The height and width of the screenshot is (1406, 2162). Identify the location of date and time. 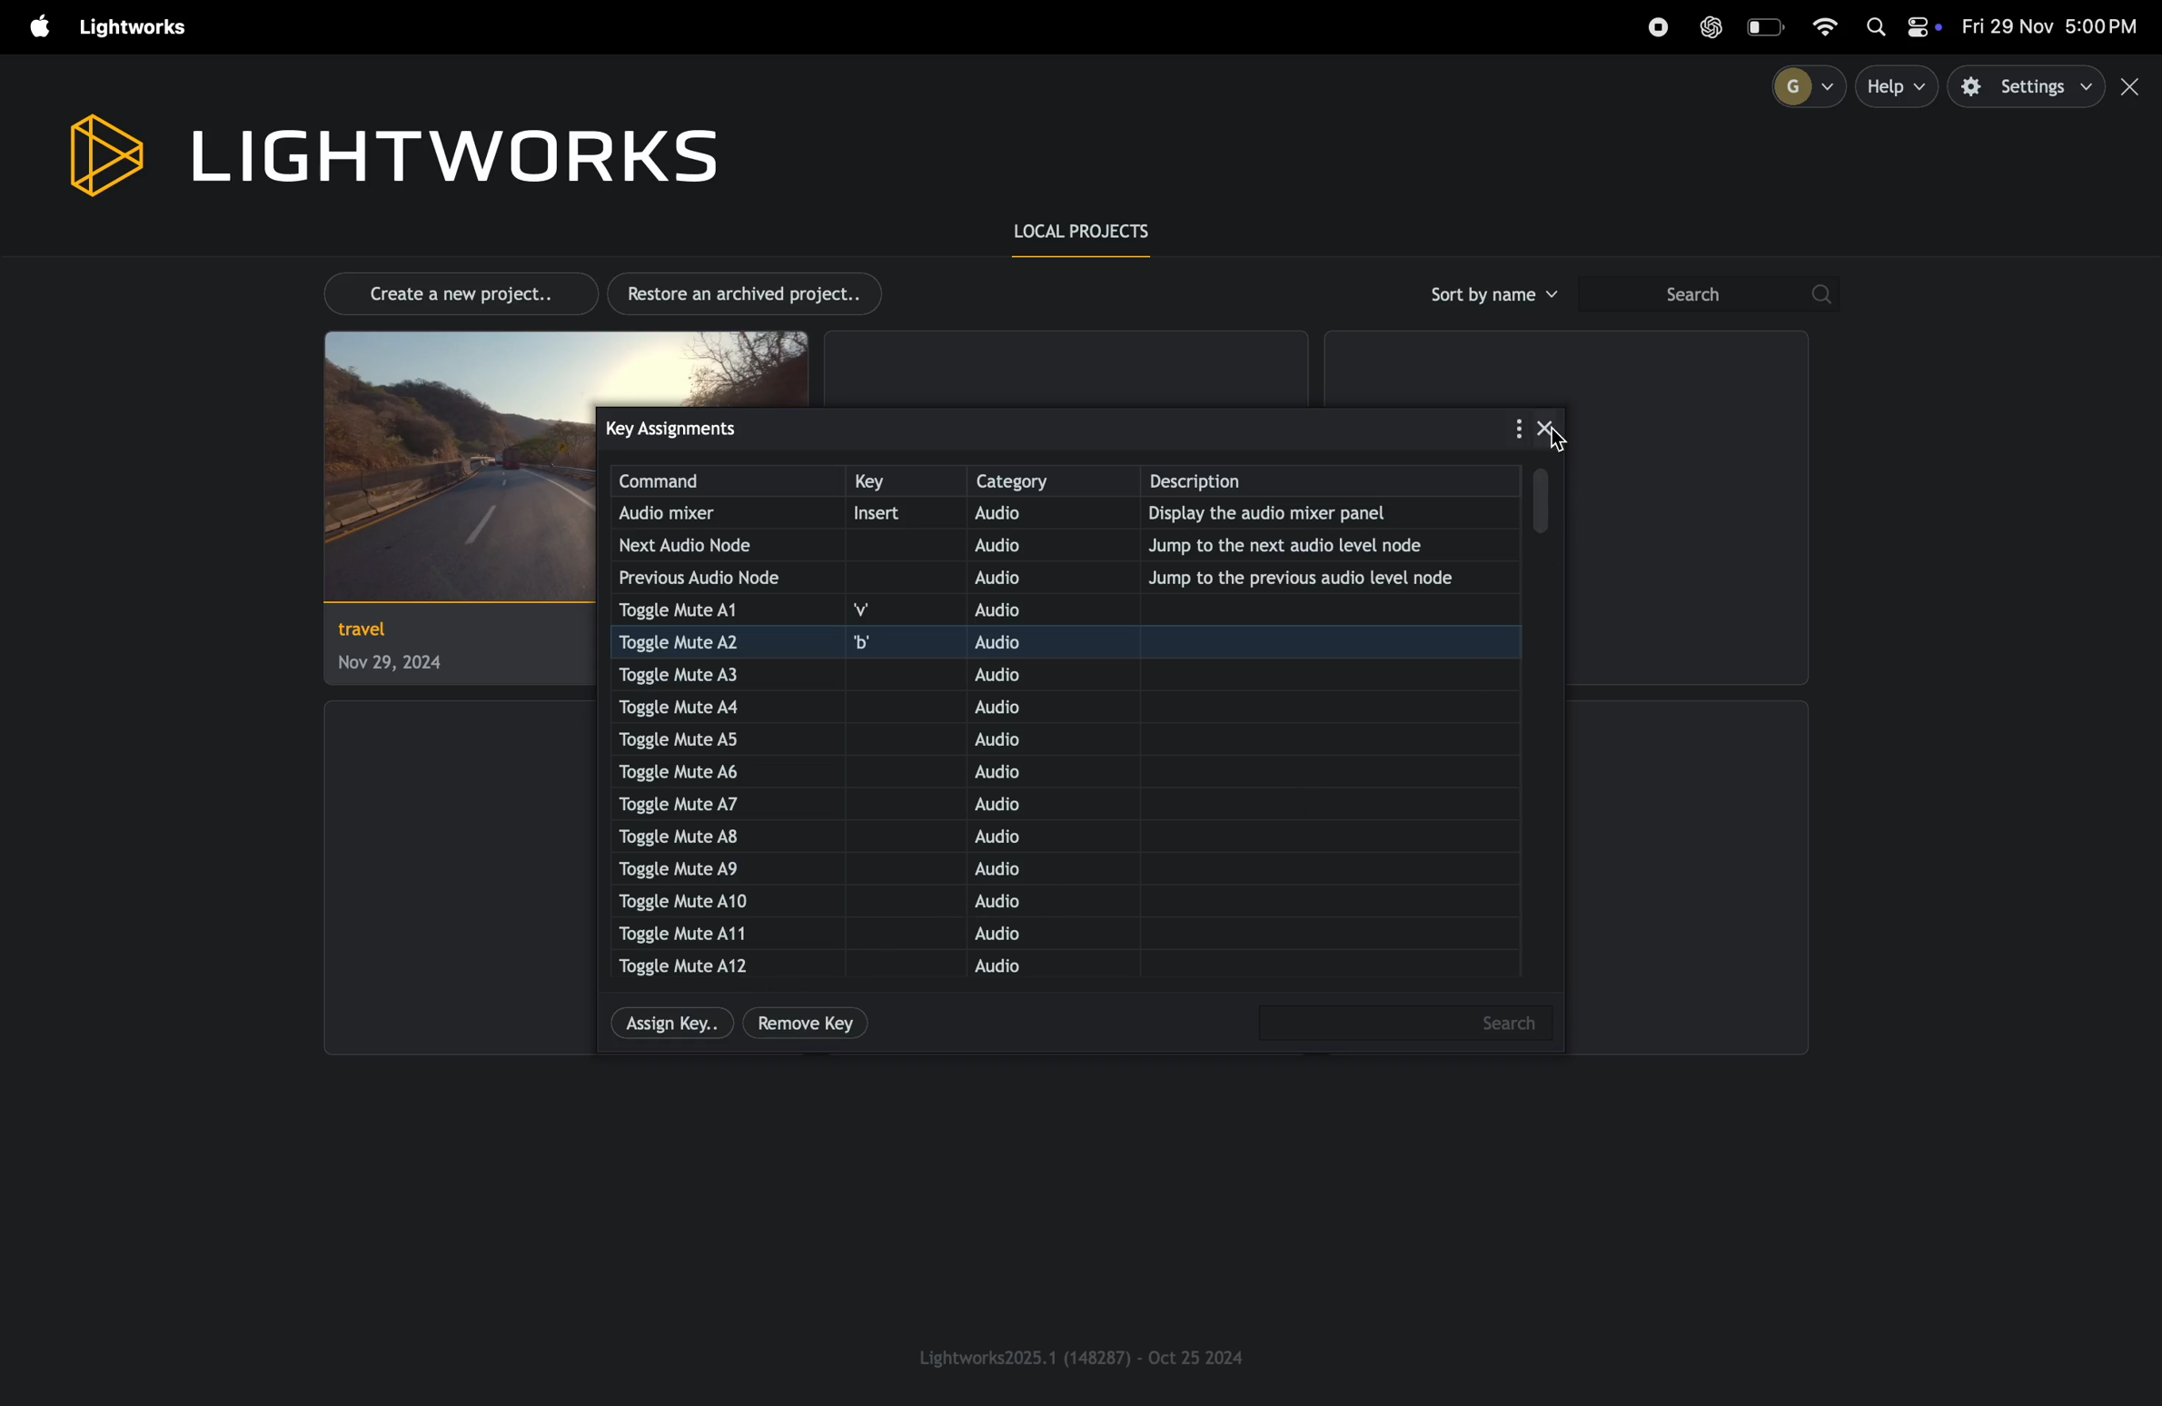
(2053, 27).